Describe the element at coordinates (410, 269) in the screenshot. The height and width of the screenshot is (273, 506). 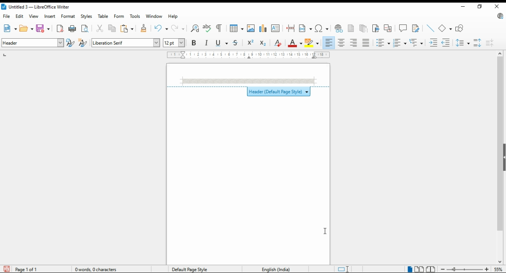
I see `single page view` at that location.